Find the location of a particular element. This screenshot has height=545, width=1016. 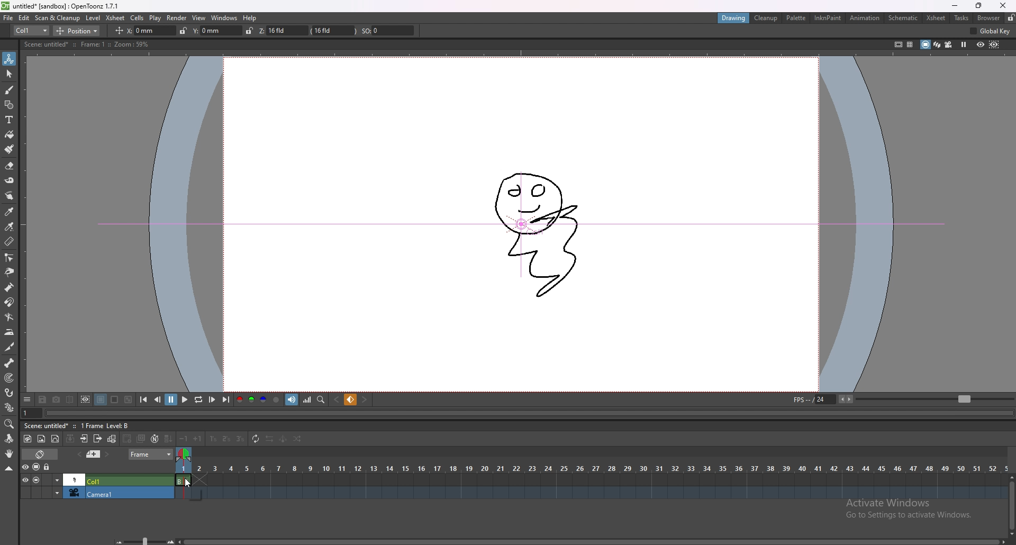

rgb picker is located at coordinates (8, 226).